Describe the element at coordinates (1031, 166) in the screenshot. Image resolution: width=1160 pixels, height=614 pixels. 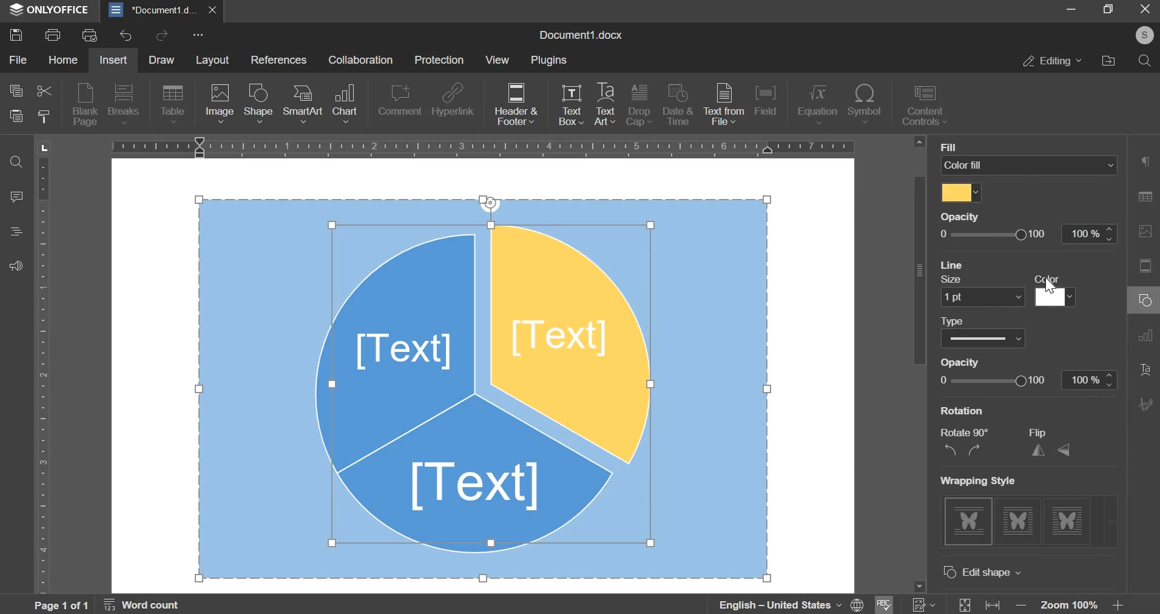
I see `fill select` at that location.